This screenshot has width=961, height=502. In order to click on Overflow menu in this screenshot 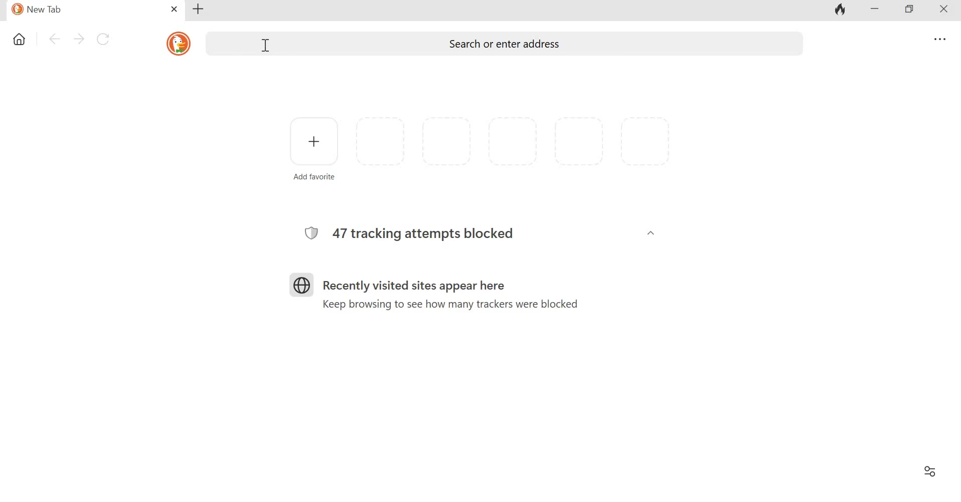, I will do `click(941, 40)`.